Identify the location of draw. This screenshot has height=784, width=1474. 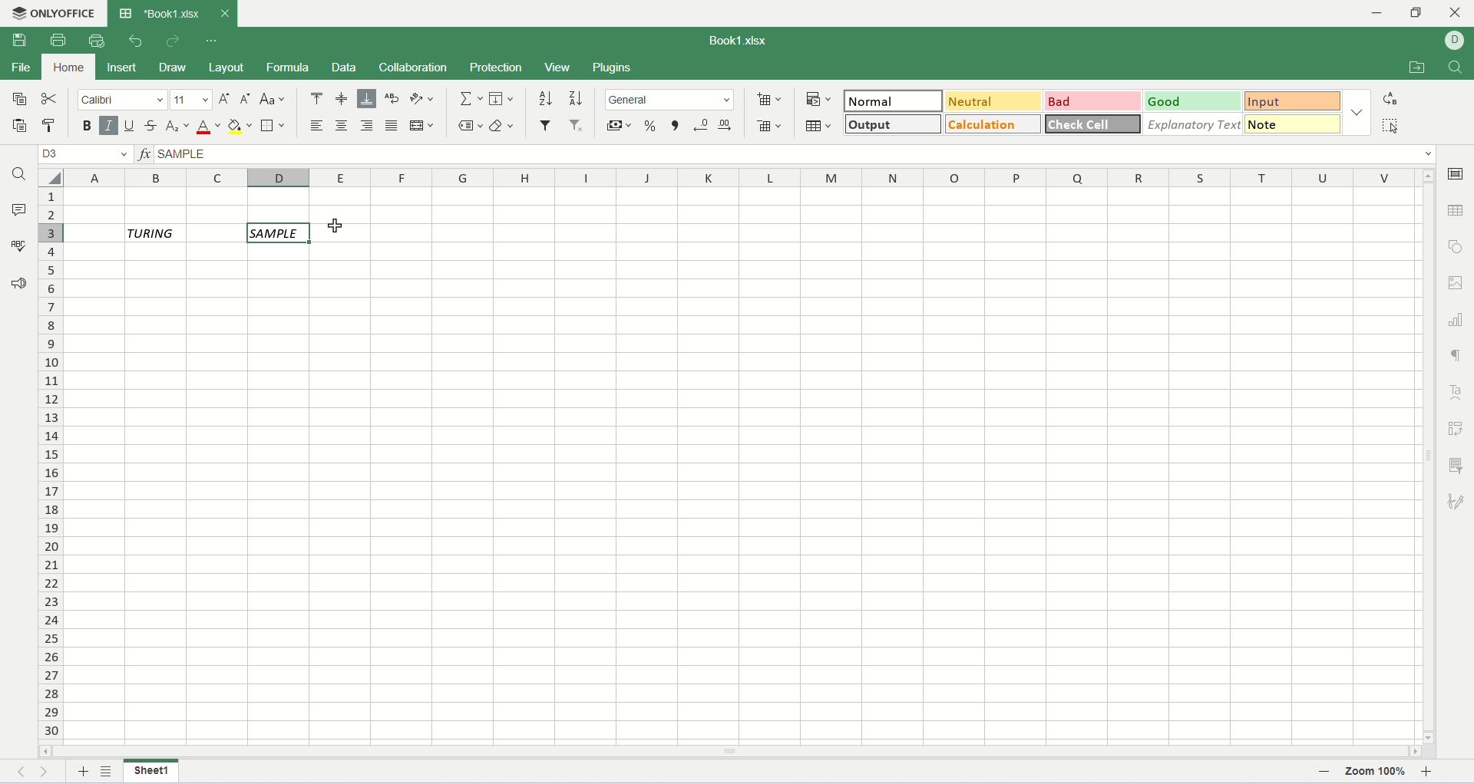
(178, 69).